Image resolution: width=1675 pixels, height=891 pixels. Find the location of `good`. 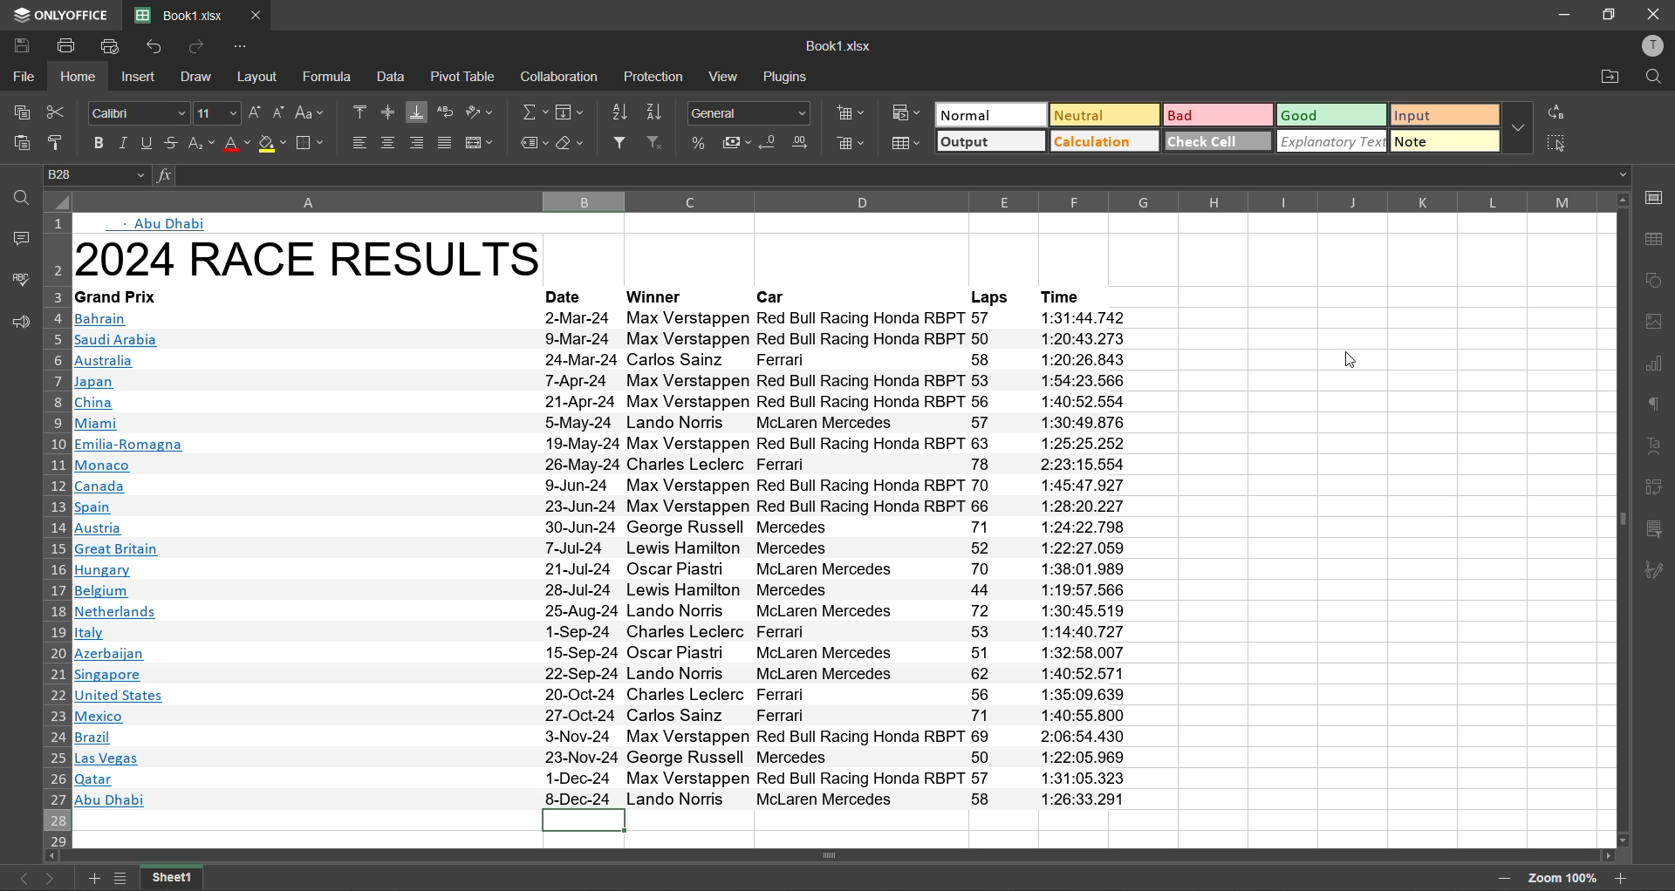

good is located at coordinates (1333, 115).